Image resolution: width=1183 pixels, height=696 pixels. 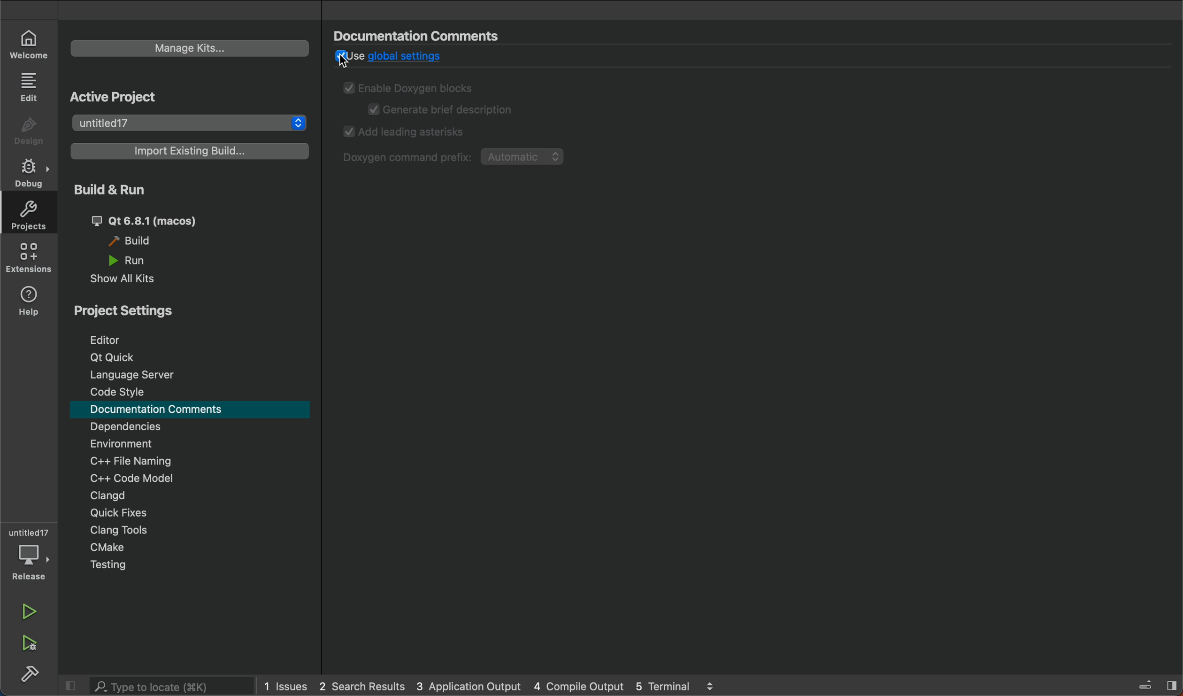 What do you see at coordinates (430, 59) in the screenshot?
I see `global settings` at bounding box center [430, 59].